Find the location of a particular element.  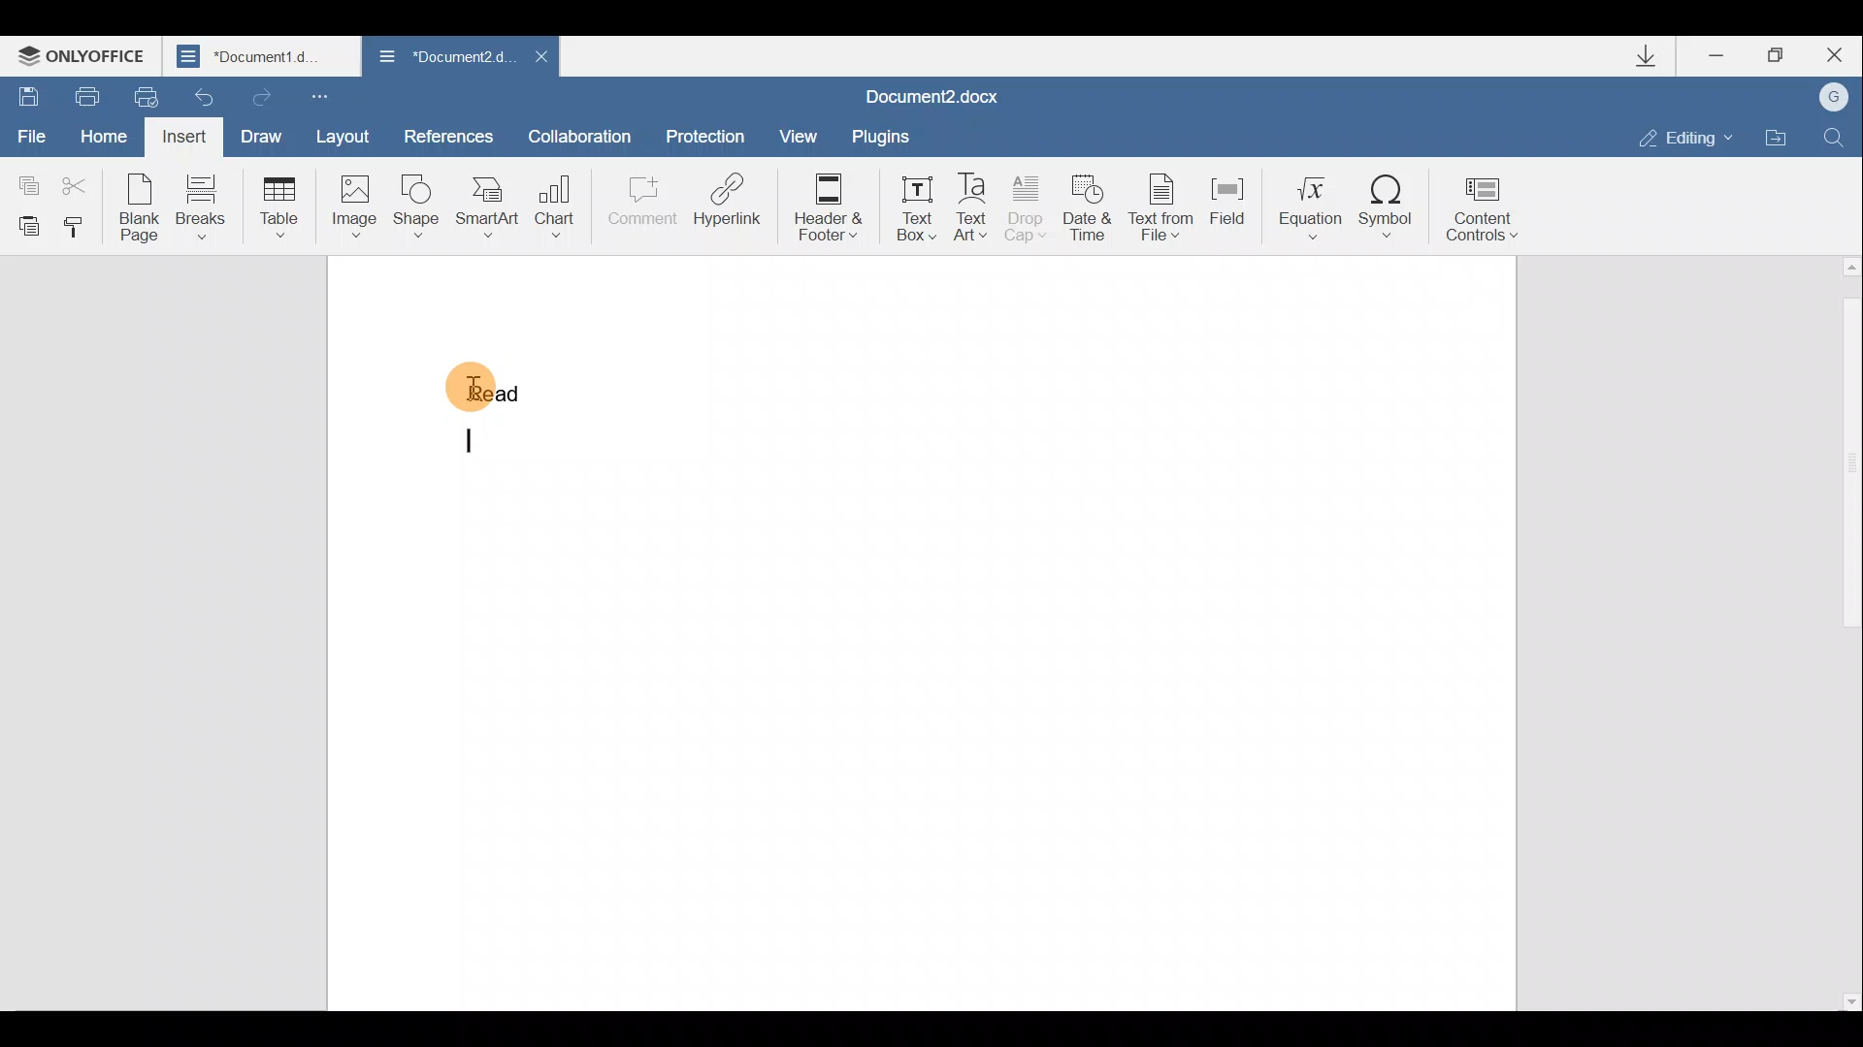

Text Art is located at coordinates (972, 208).